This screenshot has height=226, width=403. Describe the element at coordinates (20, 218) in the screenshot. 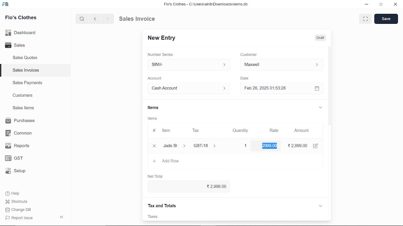

I see `| Report Issue:` at that location.